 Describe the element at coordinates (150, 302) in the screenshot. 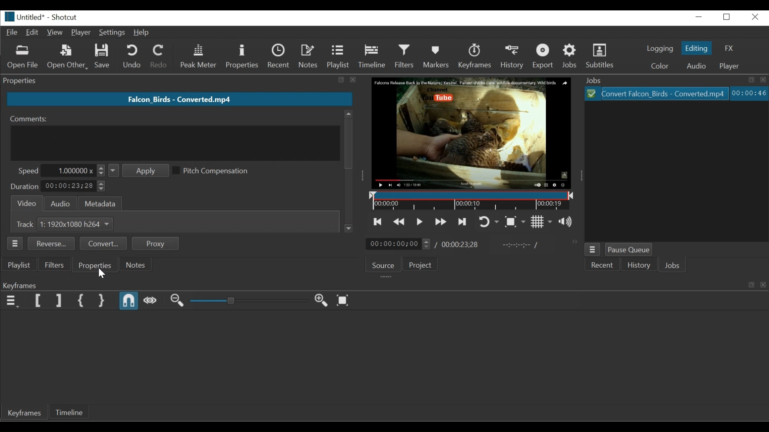

I see `Scrub while dragging` at that location.